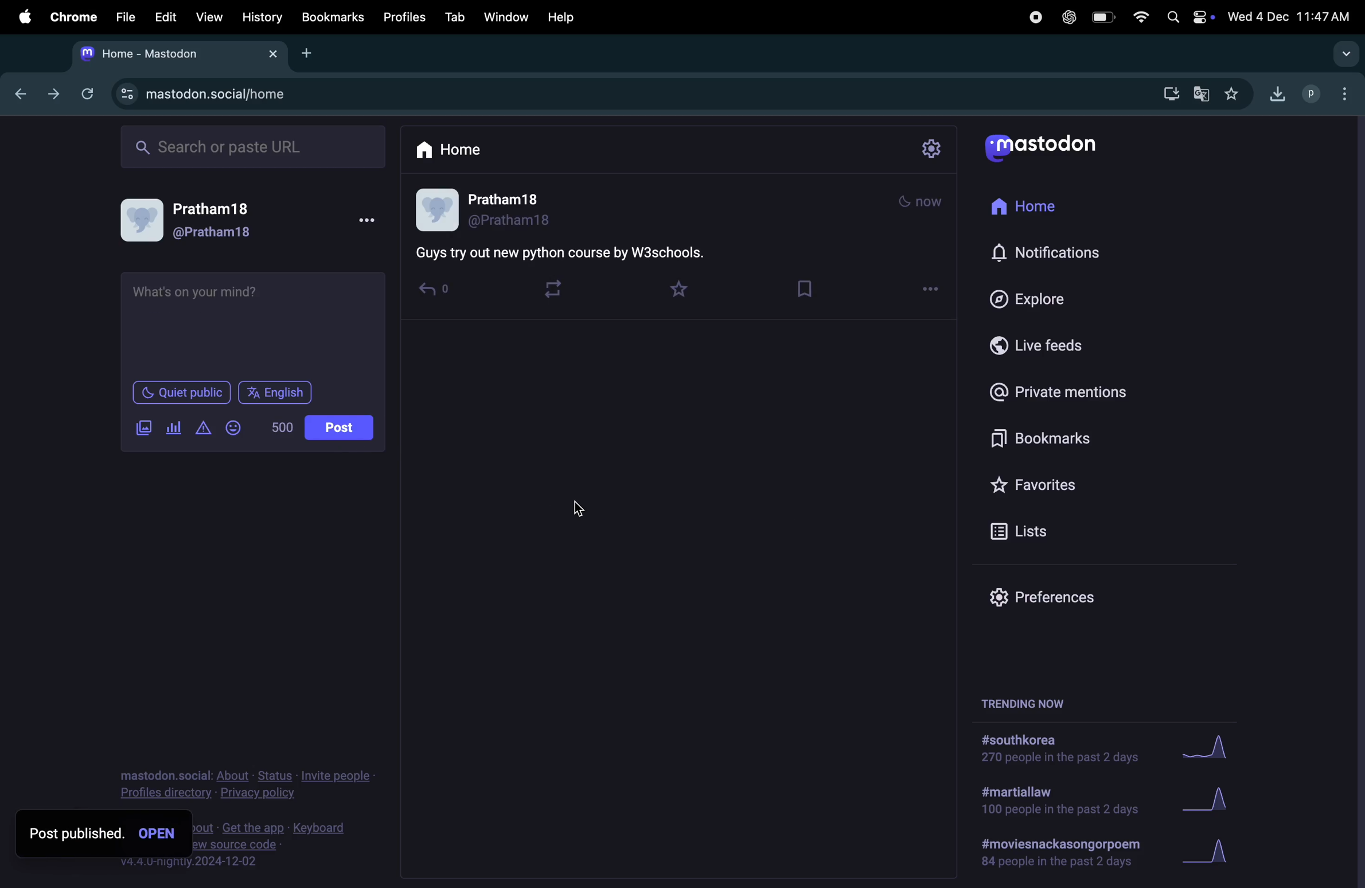 The image size is (1365, 888). What do you see at coordinates (332, 18) in the screenshot?
I see `Bookmark` at bounding box center [332, 18].